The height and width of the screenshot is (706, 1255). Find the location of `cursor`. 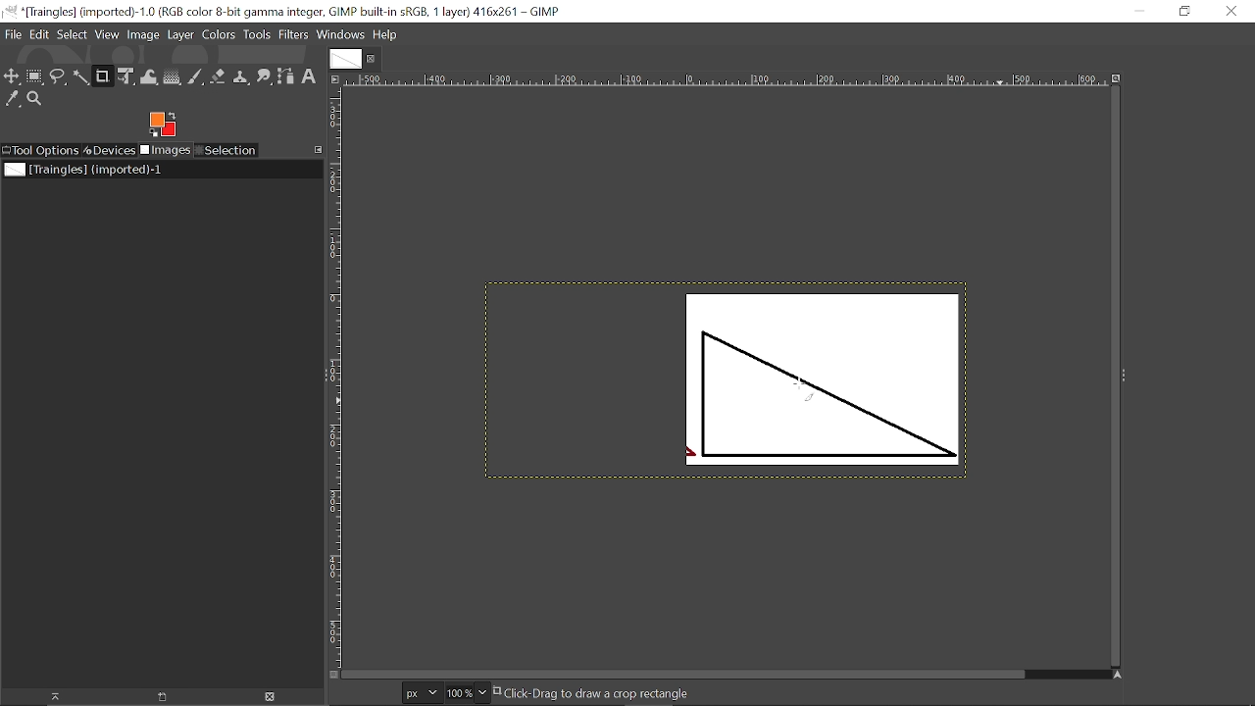

cursor is located at coordinates (804, 387).